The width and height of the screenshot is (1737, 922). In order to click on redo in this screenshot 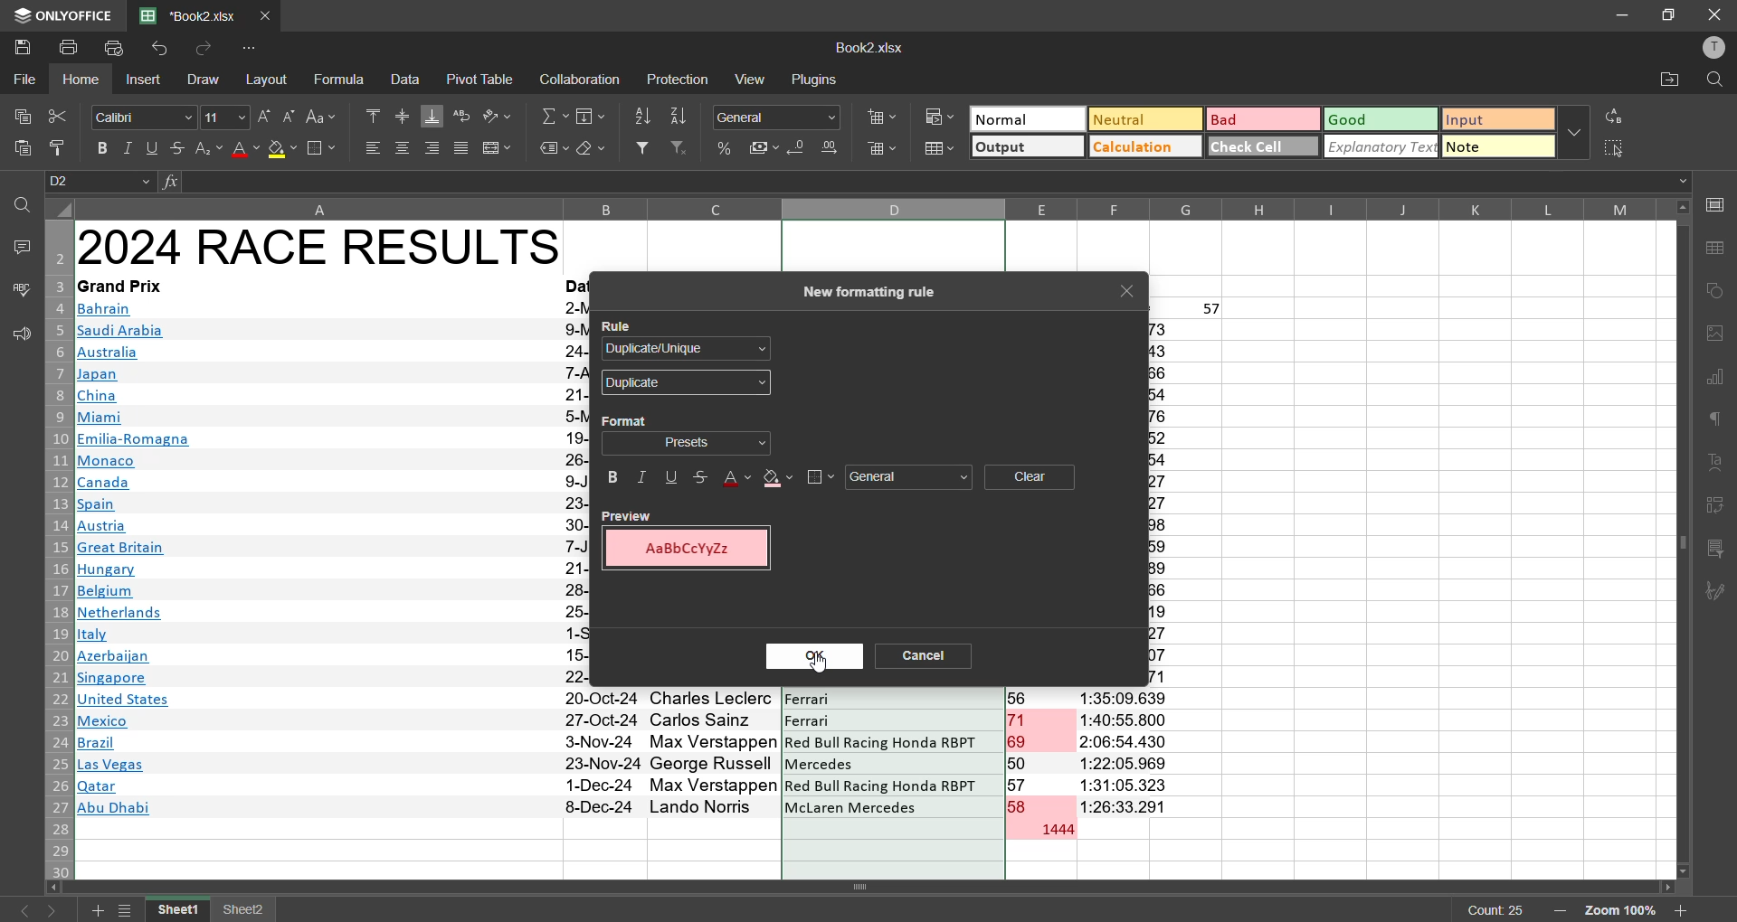, I will do `click(200, 49)`.